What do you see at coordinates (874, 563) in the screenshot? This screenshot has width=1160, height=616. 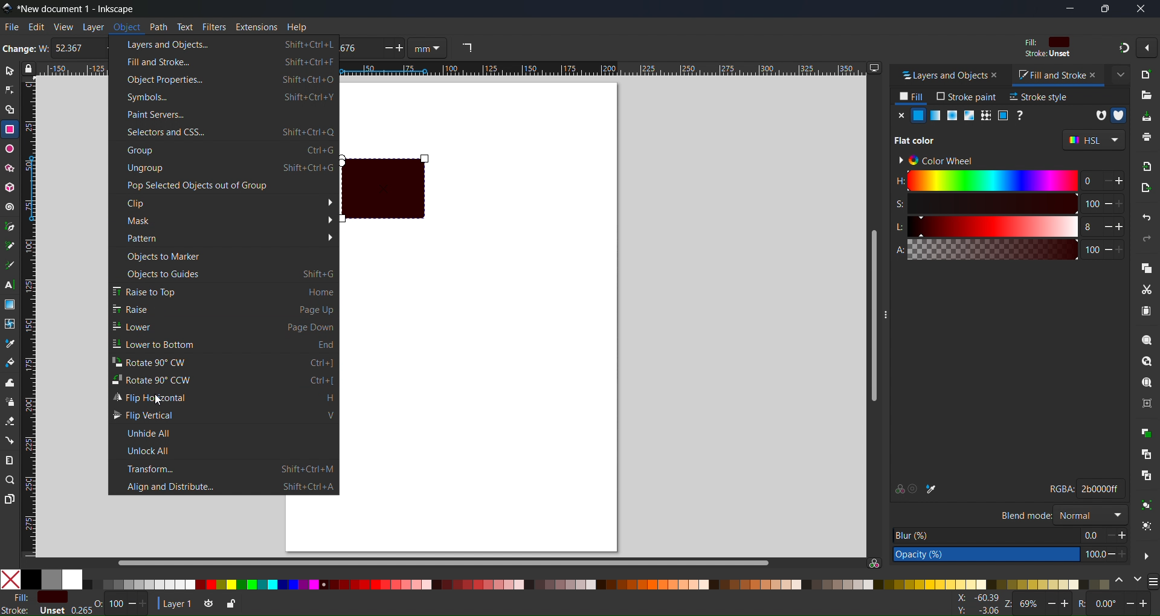 I see `Color managed mode` at bounding box center [874, 563].